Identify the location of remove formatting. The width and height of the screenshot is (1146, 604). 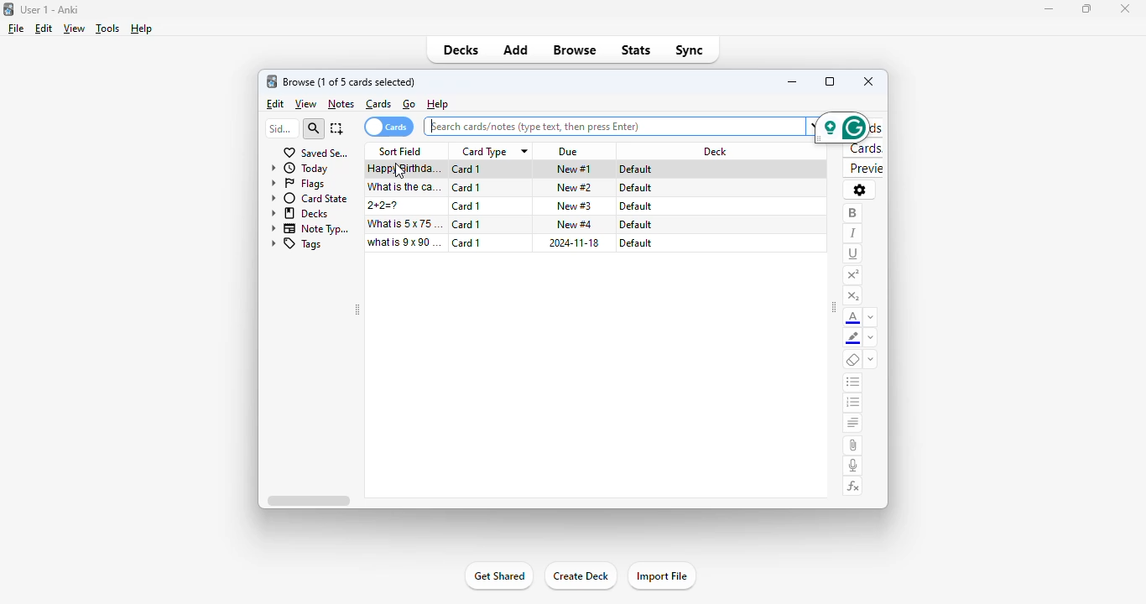
(852, 359).